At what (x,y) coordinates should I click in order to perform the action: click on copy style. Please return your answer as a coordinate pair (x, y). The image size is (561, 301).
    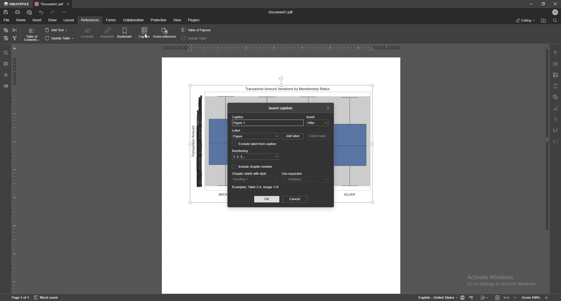
    Looking at the image, I should click on (15, 38).